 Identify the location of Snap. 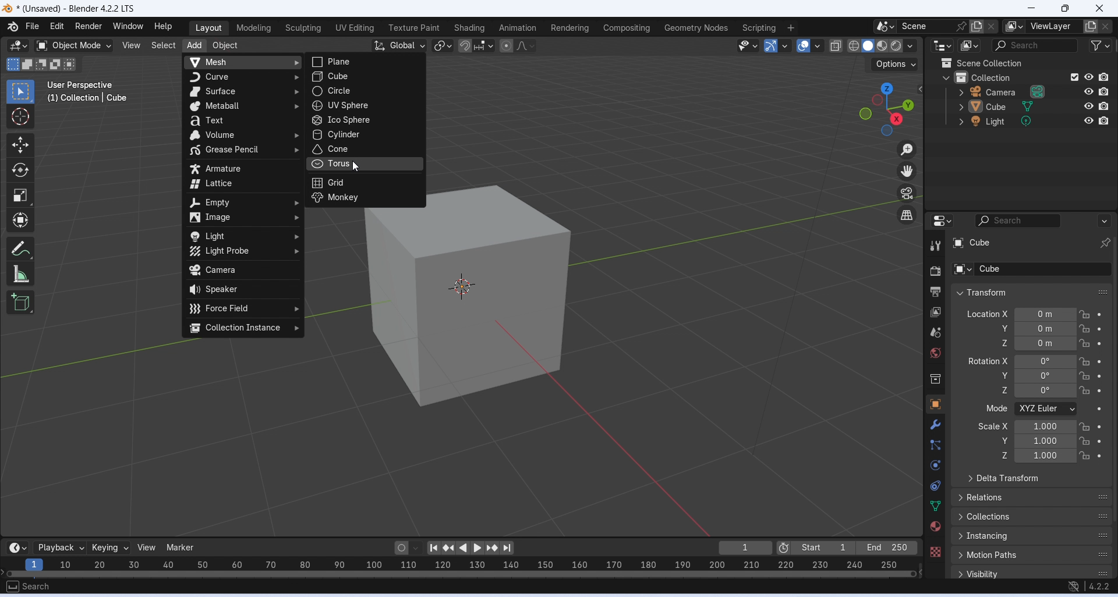
(465, 46).